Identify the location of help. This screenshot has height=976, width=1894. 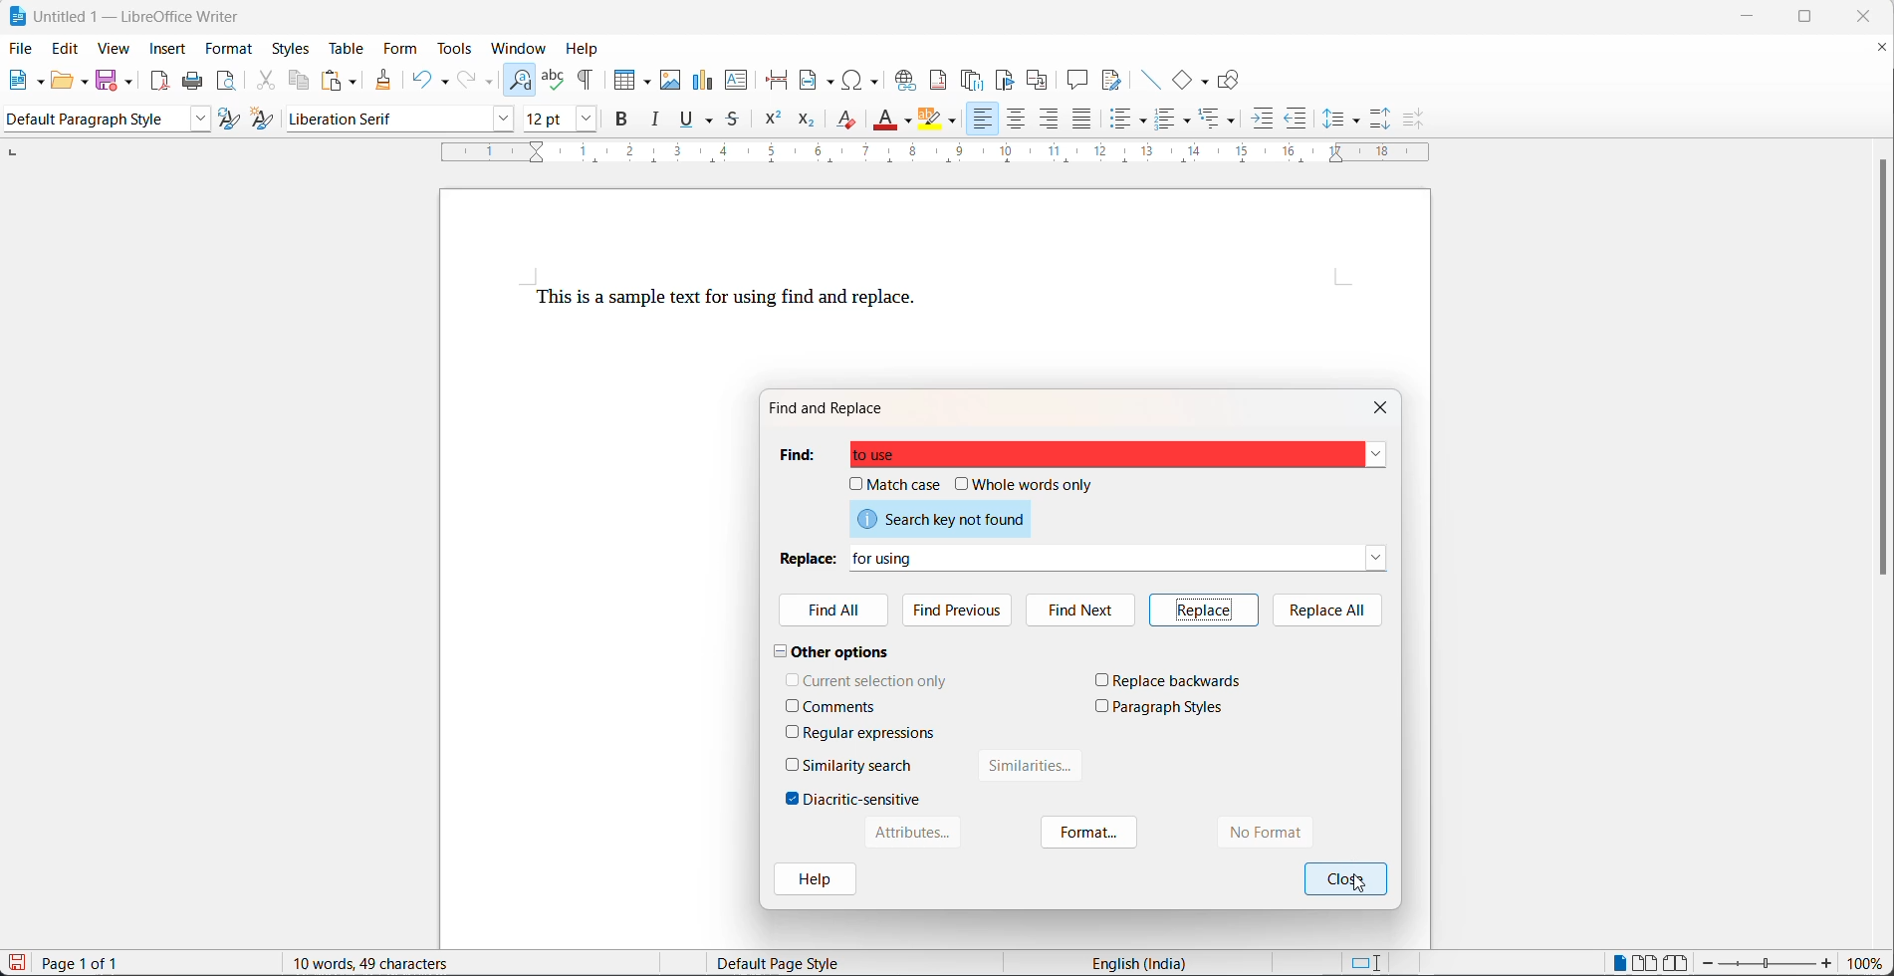
(814, 881).